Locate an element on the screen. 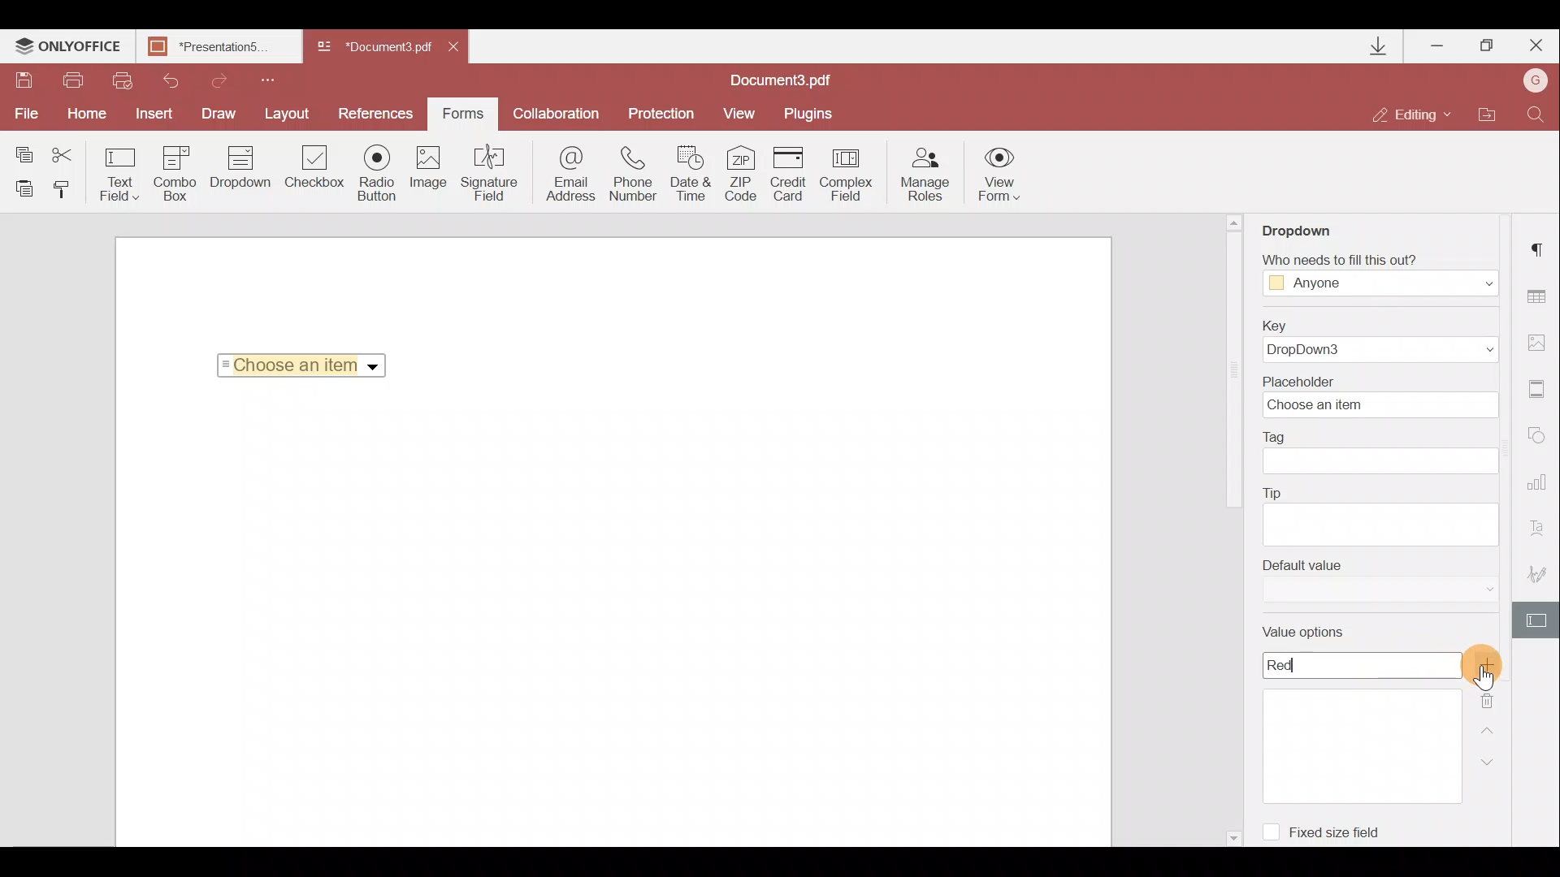 This screenshot has height=877, width=1560. Dropdown is located at coordinates (237, 176).